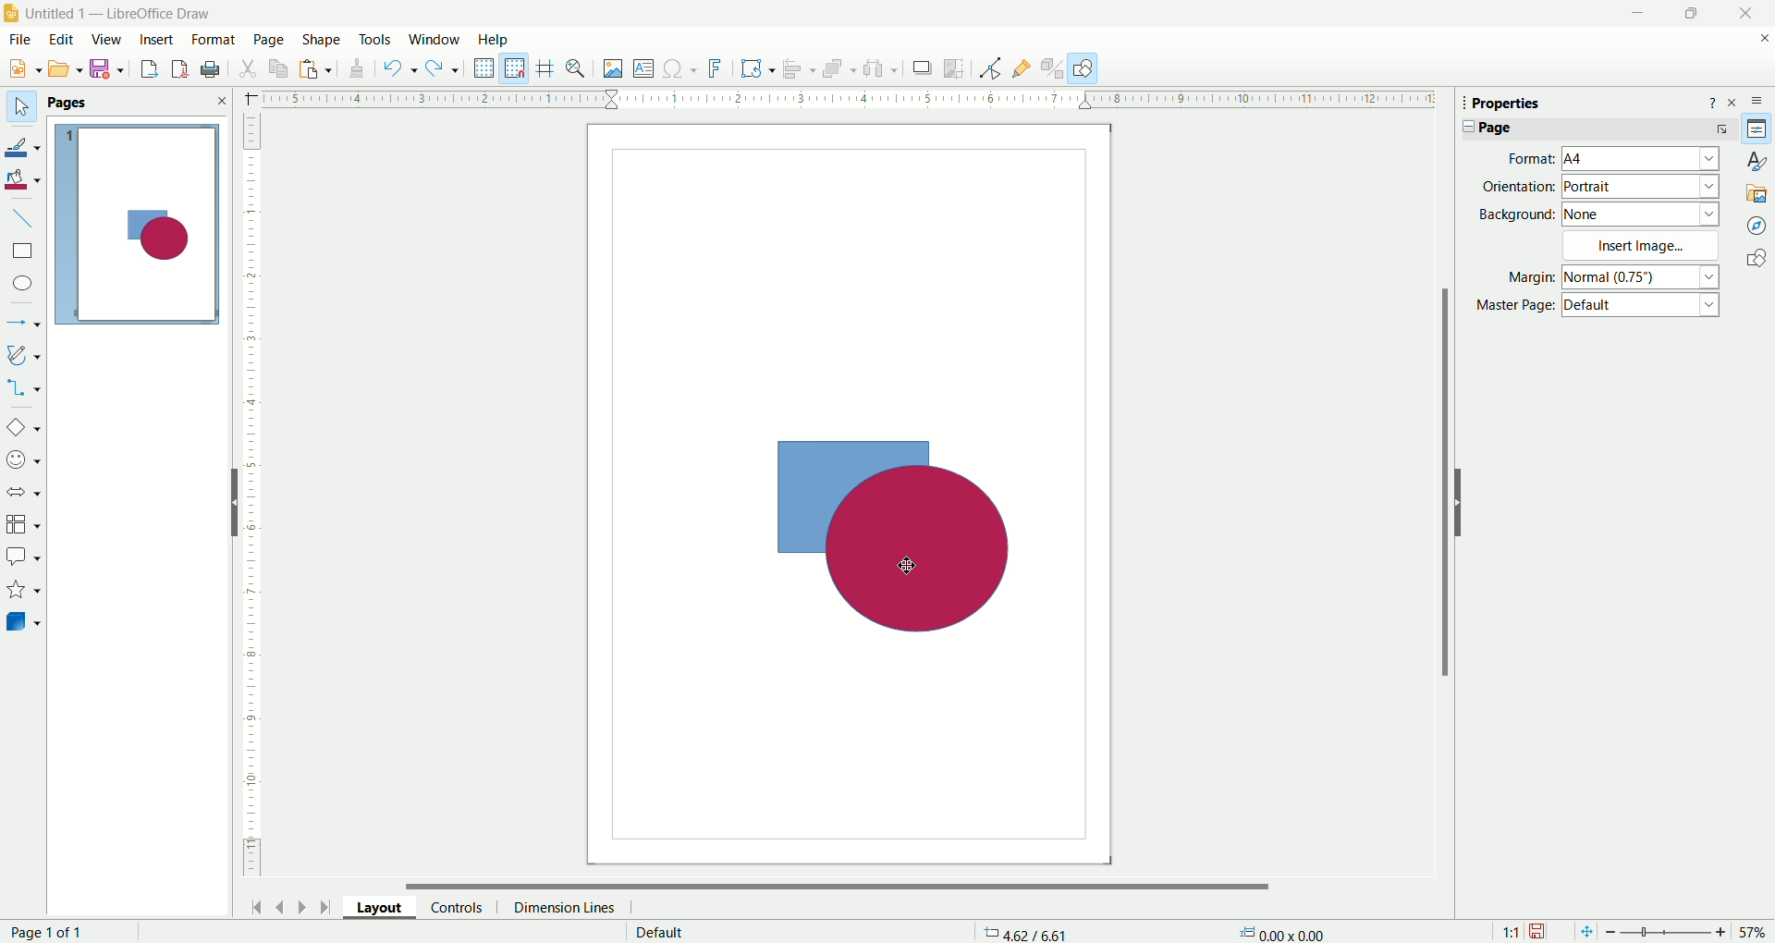  What do you see at coordinates (302, 905) in the screenshot?
I see `next page` at bounding box center [302, 905].